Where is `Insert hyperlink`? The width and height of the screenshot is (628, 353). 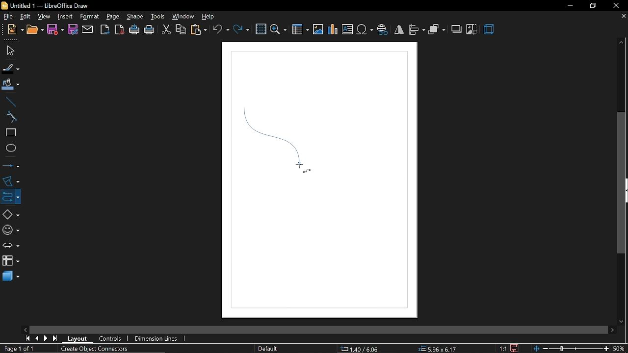 Insert hyperlink is located at coordinates (382, 30).